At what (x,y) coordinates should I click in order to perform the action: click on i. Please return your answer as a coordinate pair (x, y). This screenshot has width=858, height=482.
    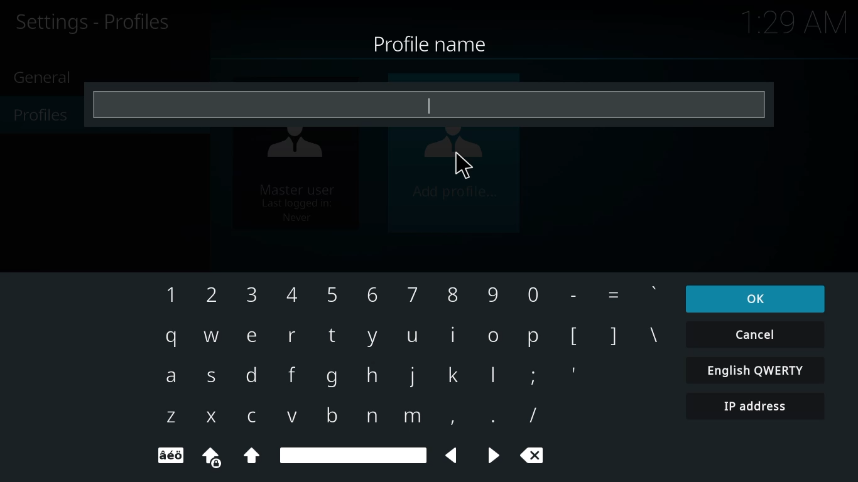
    Looking at the image, I should click on (453, 333).